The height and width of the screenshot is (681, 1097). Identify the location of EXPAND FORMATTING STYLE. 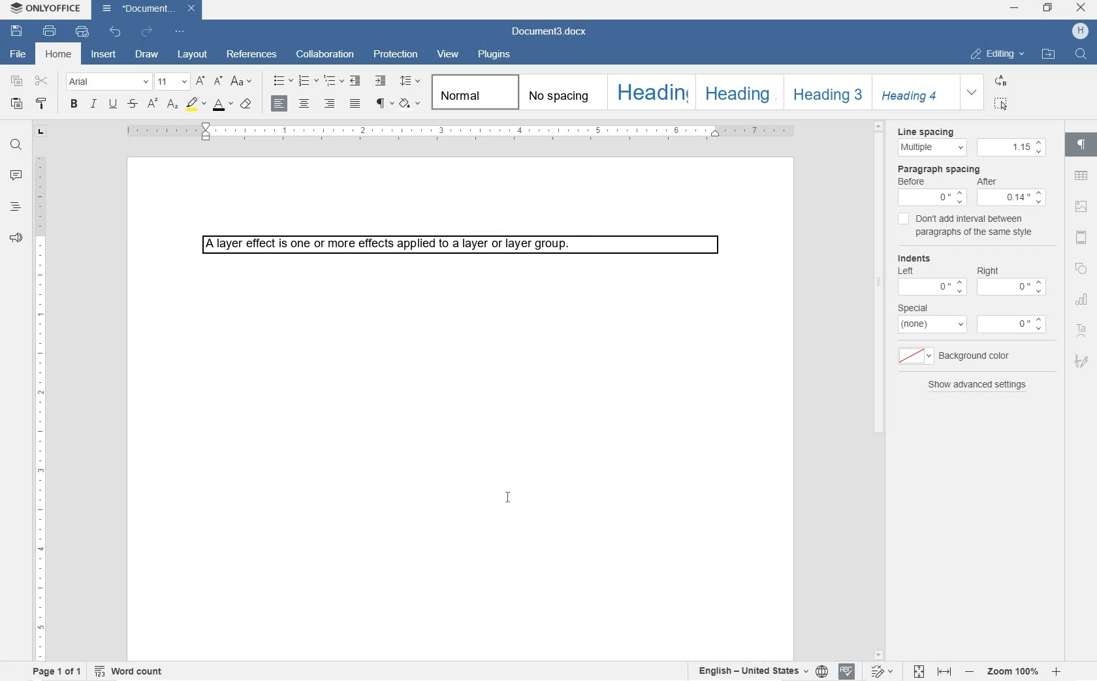
(974, 93).